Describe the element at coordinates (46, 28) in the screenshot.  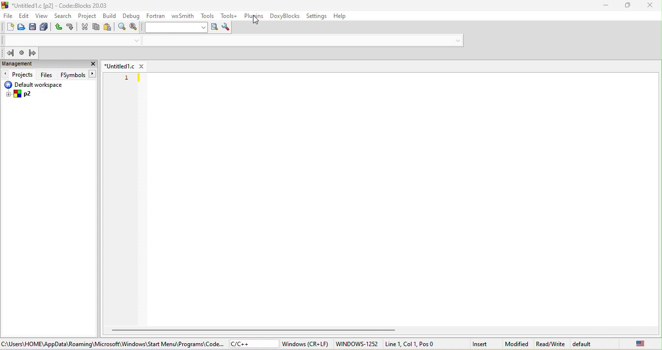
I see `save everything` at that location.